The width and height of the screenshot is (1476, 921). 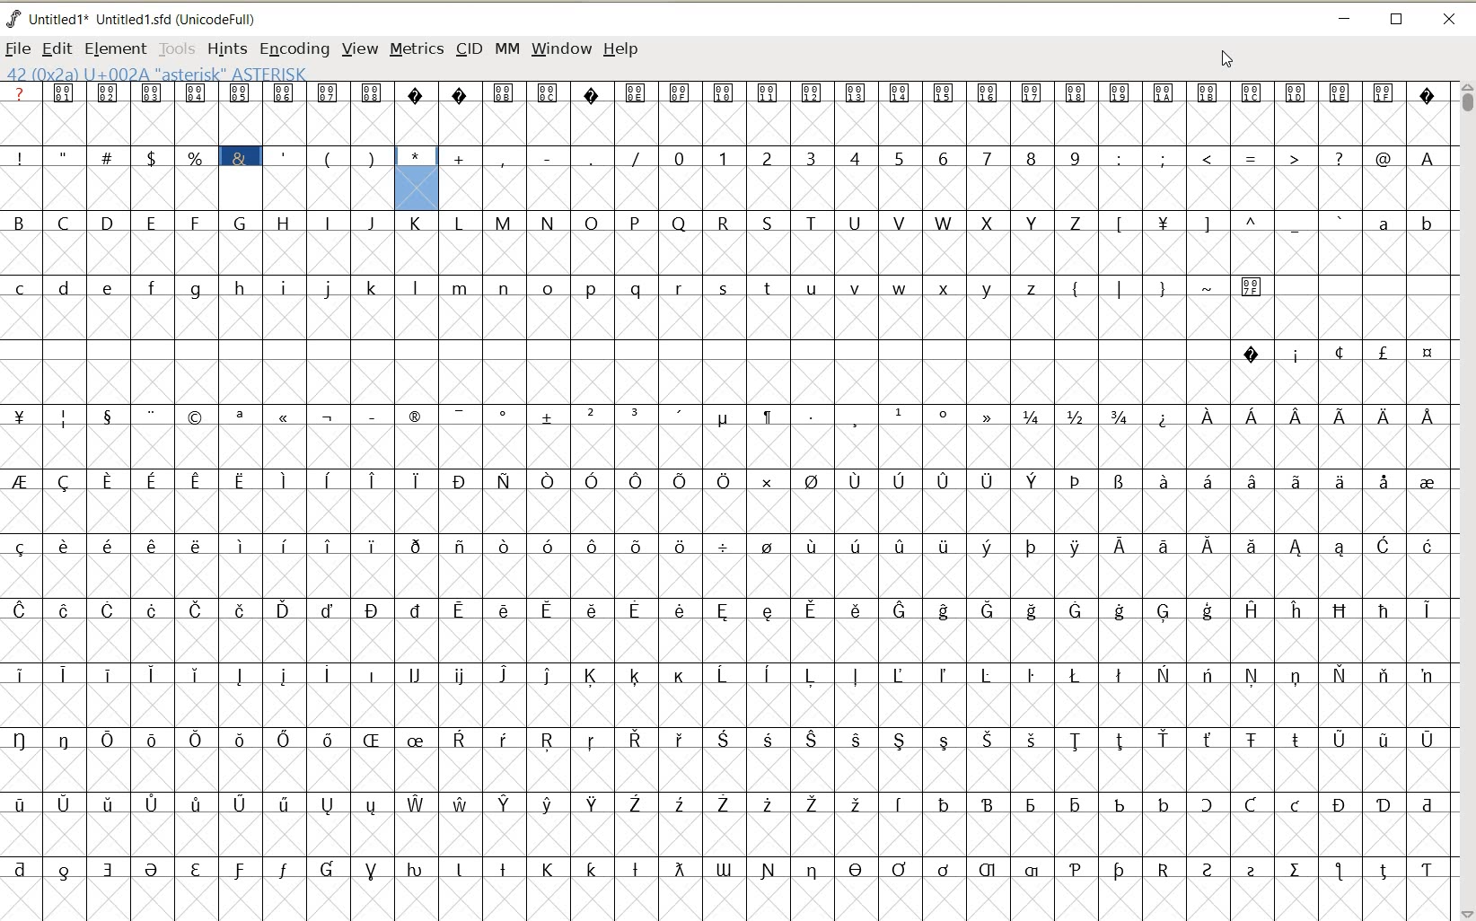 I want to click on TOOLS, so click(x=176, y=48).